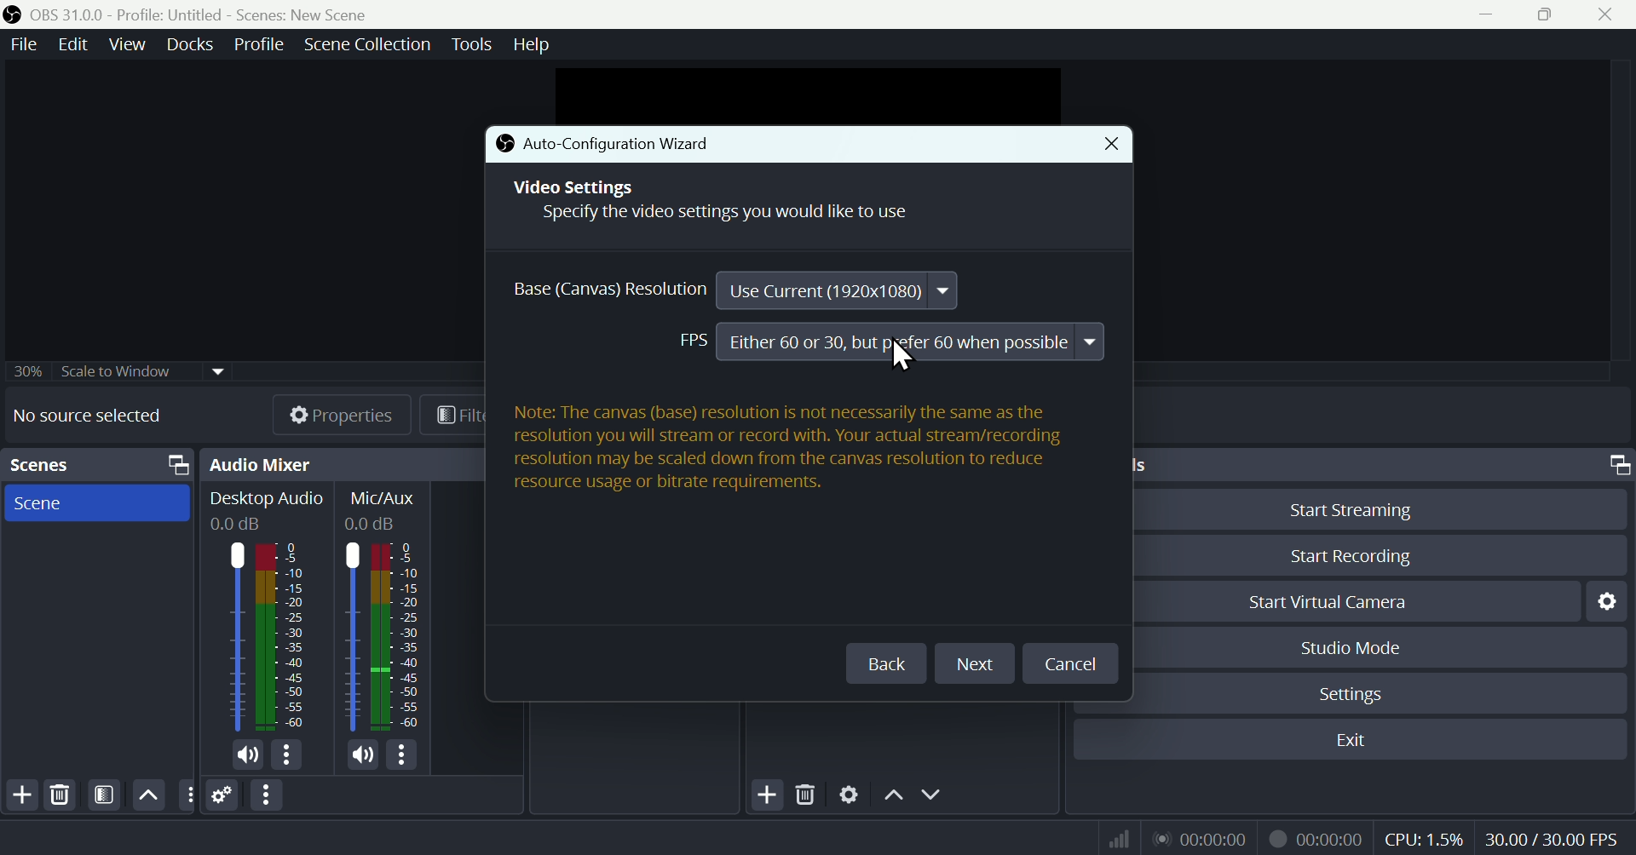  I want to click on Maximise, so click(1550, 14).